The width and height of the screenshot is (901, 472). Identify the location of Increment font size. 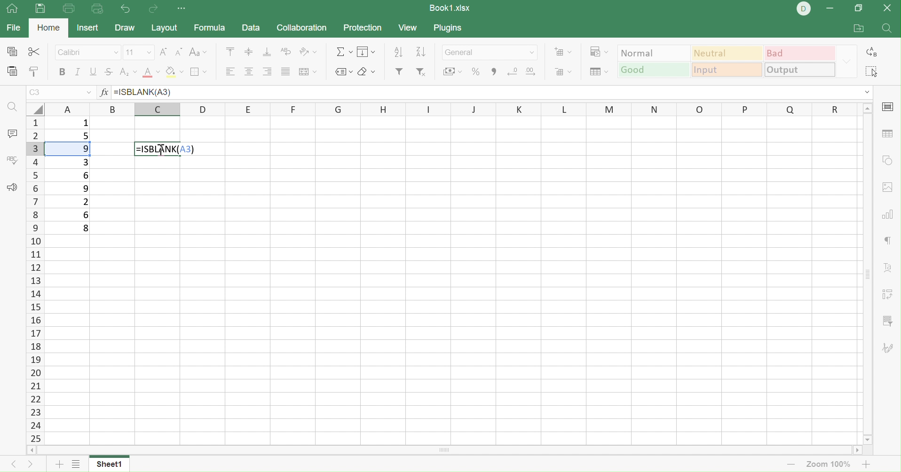
(163, 52).